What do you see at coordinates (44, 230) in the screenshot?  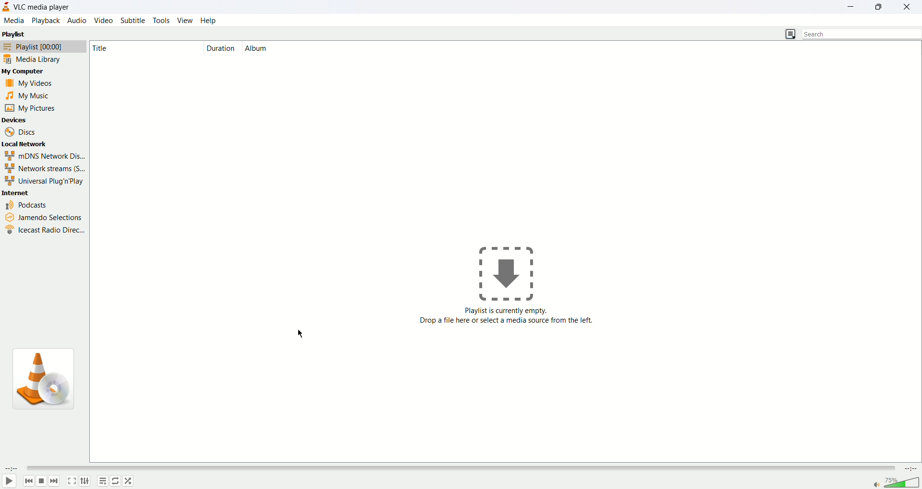 I see `icecast radio` at bounding box center [44, 230].